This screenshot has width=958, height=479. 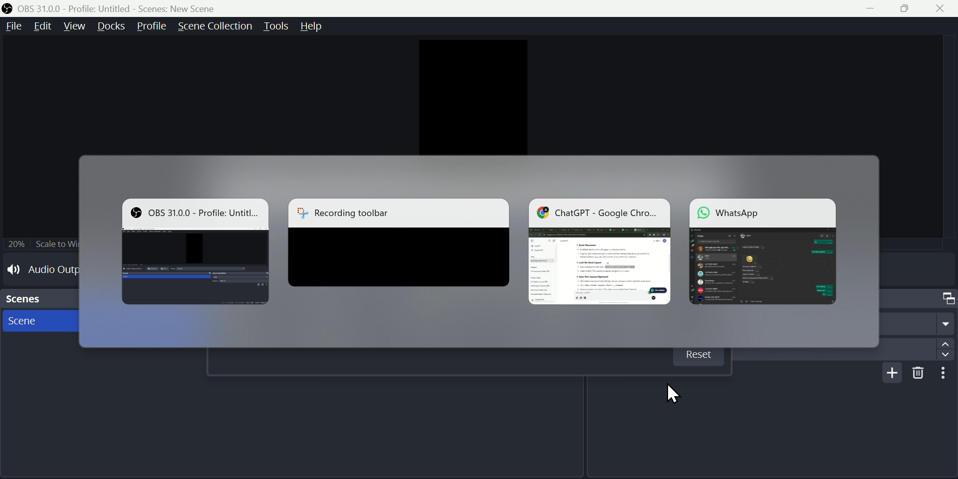 I want to click on cursor, so click(x=675, y=395).